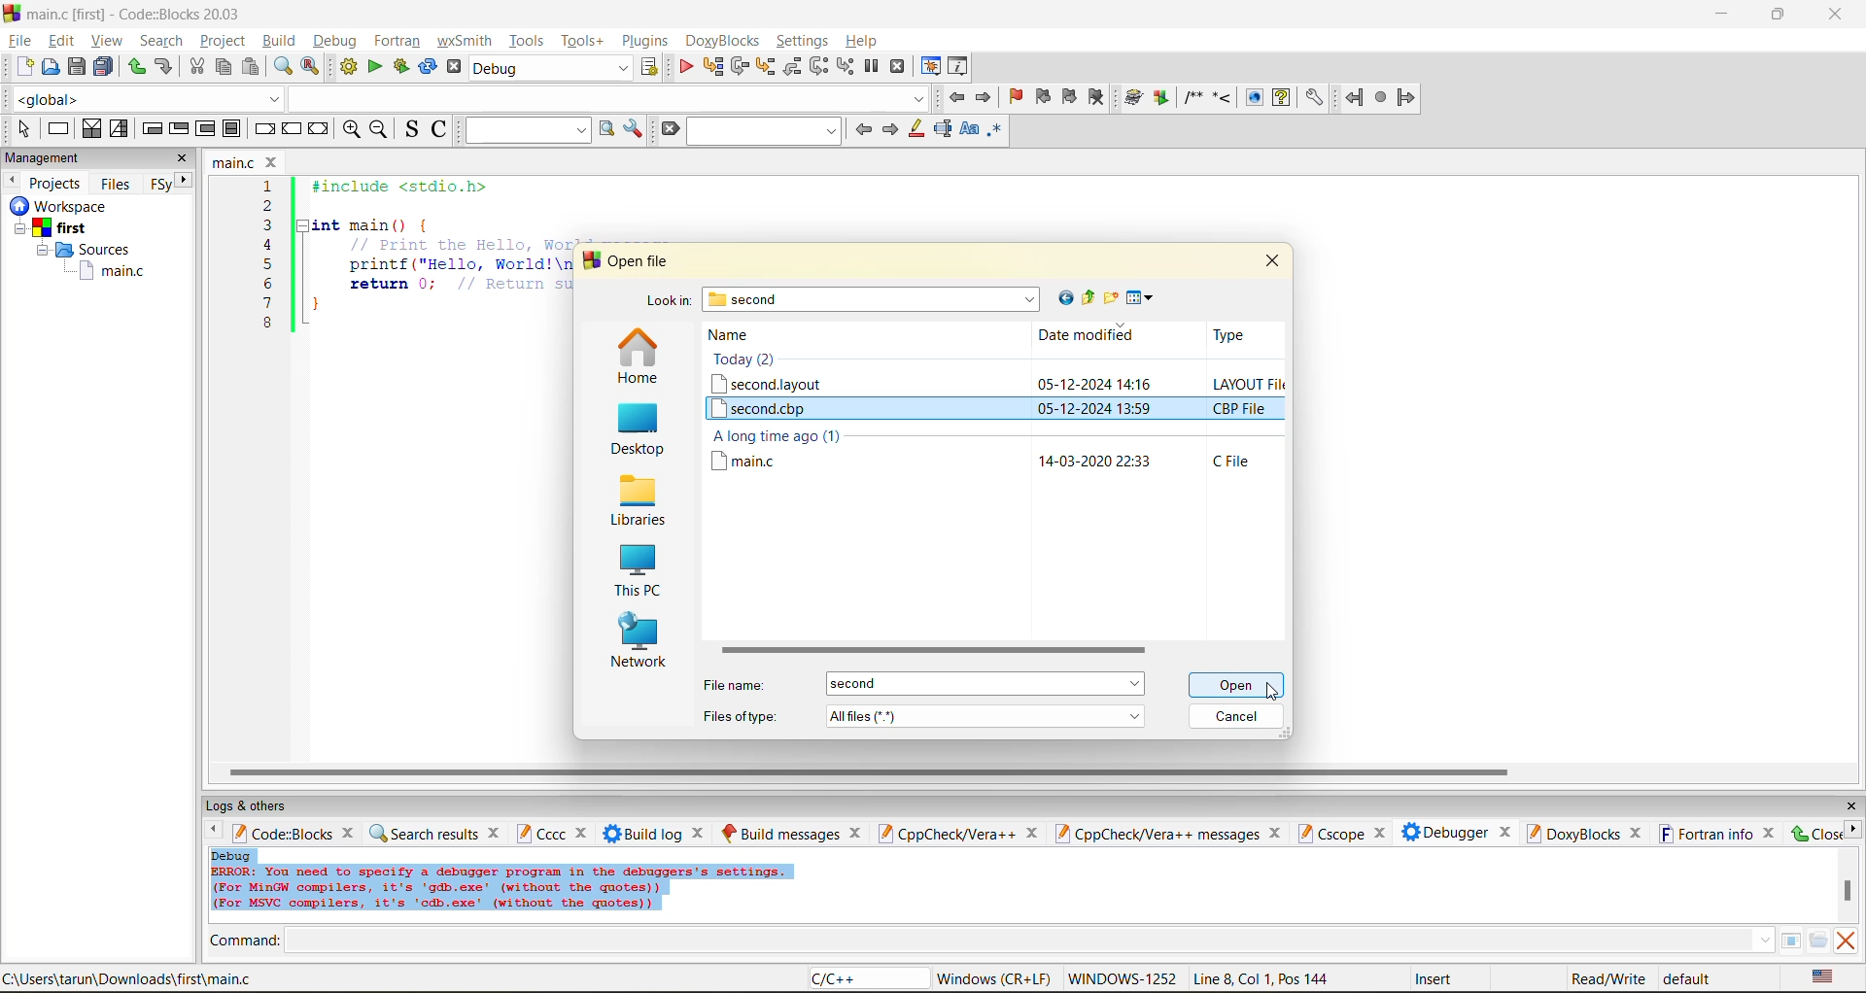  I want to click on show, so click(1252, 97).